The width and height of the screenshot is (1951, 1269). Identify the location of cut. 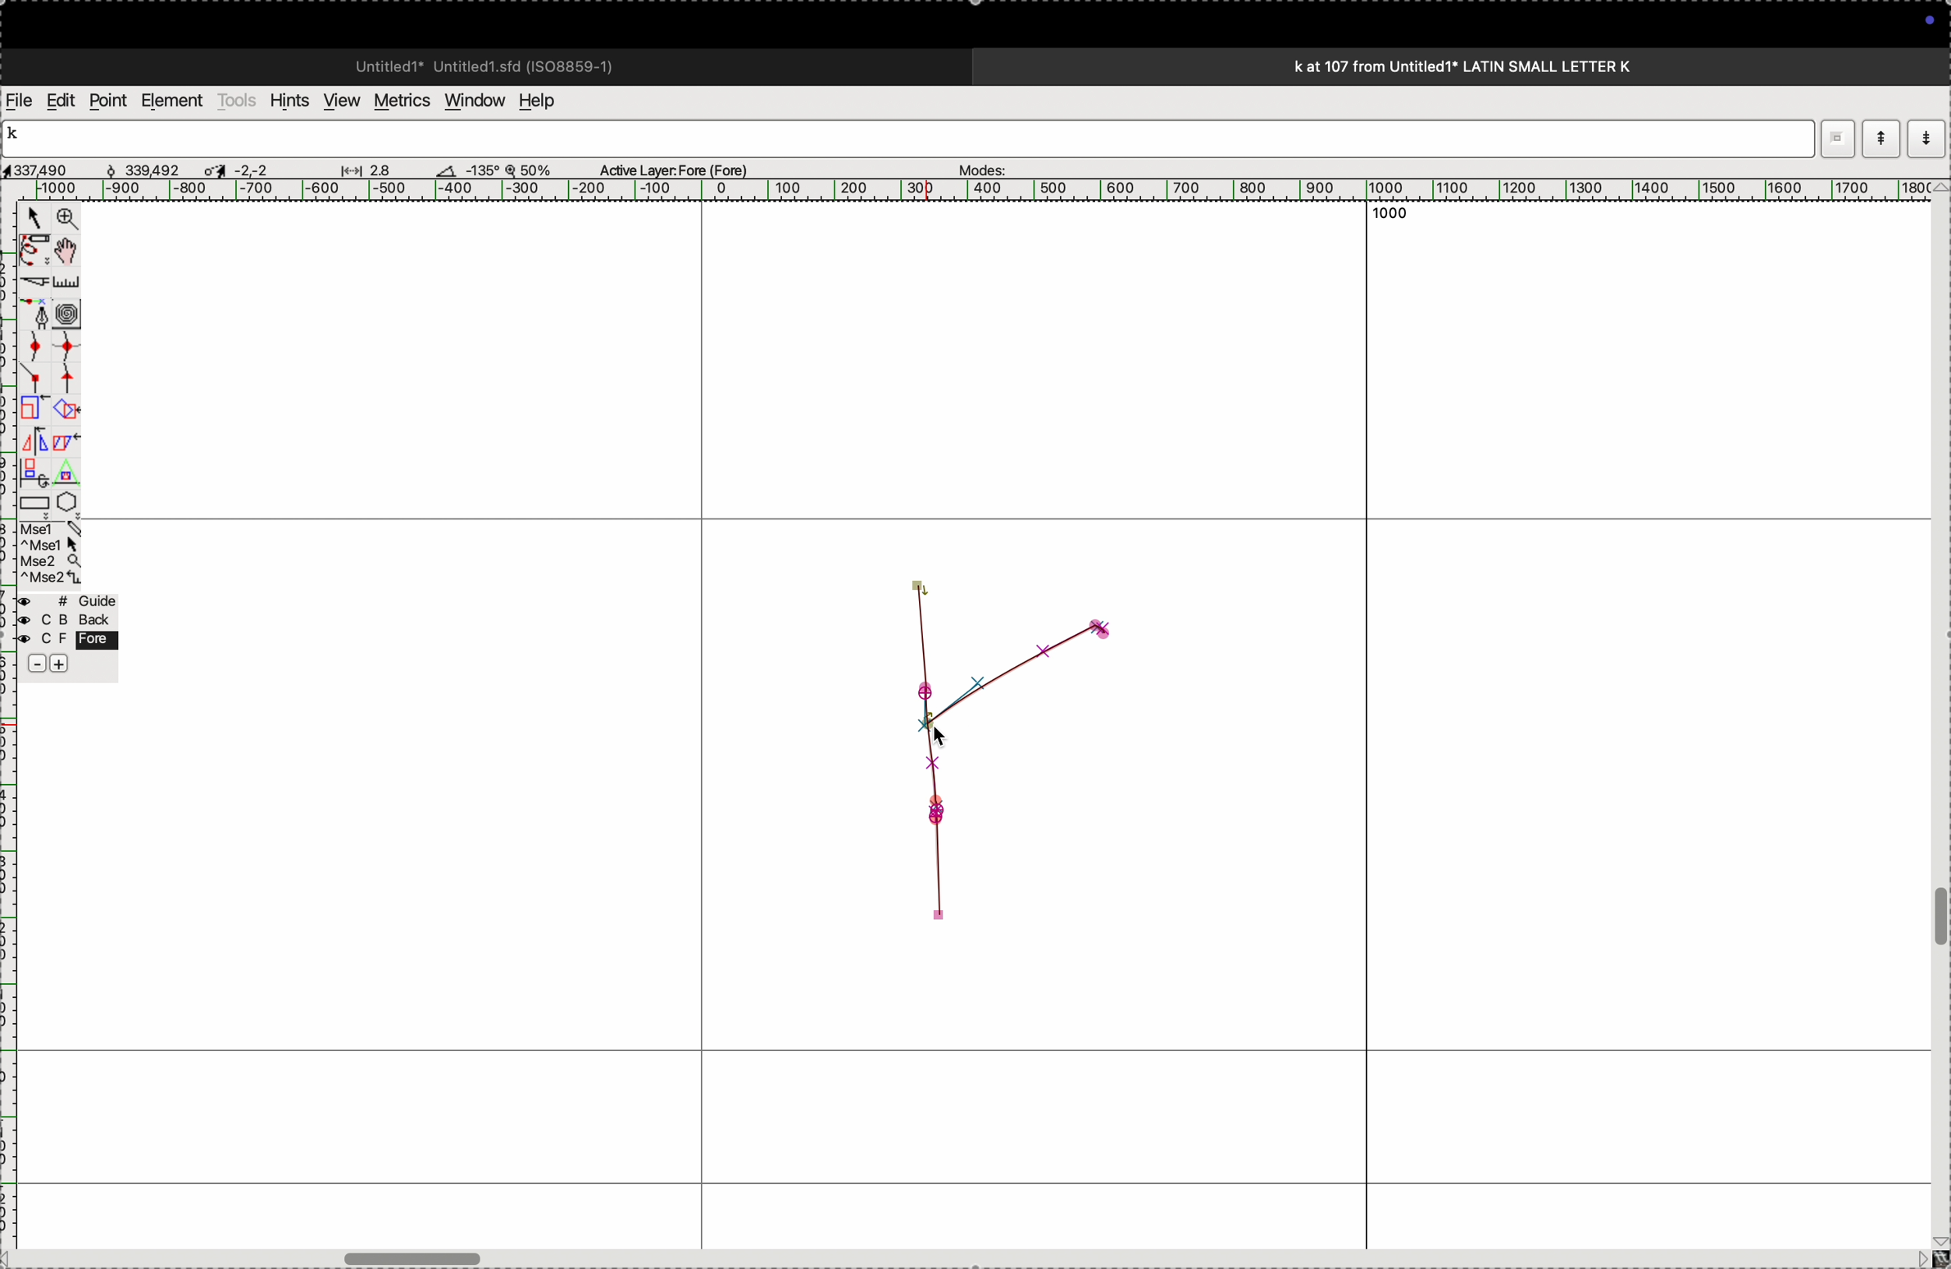
(447, 170).